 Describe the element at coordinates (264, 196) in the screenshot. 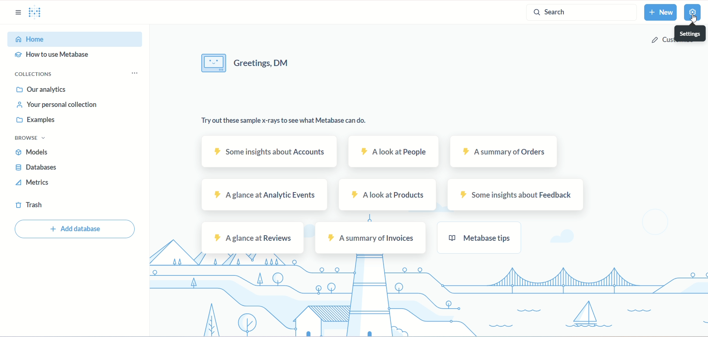

I see `analytic events` at that location.